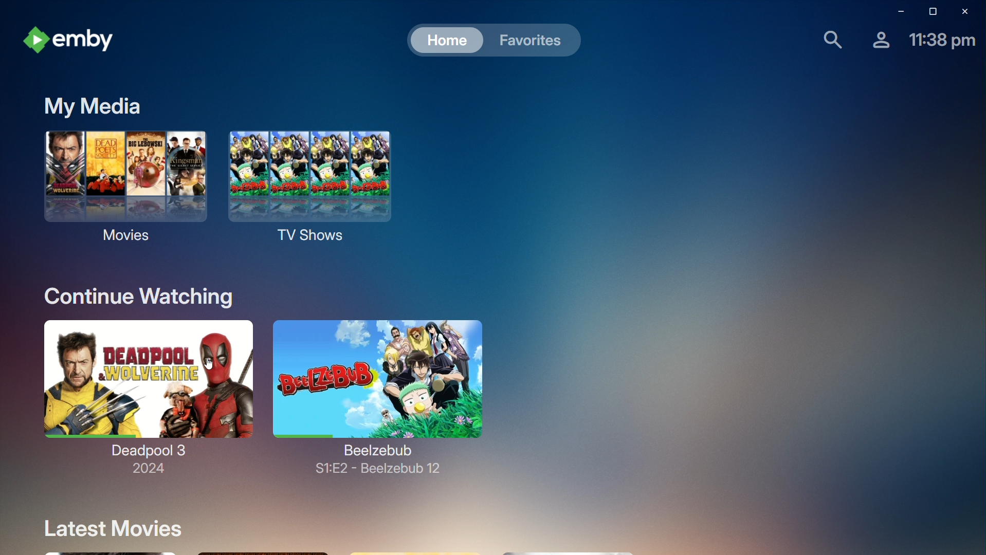  Describe the element at coordinates (872, 41) in the screenshot. I see `Account` at that location.